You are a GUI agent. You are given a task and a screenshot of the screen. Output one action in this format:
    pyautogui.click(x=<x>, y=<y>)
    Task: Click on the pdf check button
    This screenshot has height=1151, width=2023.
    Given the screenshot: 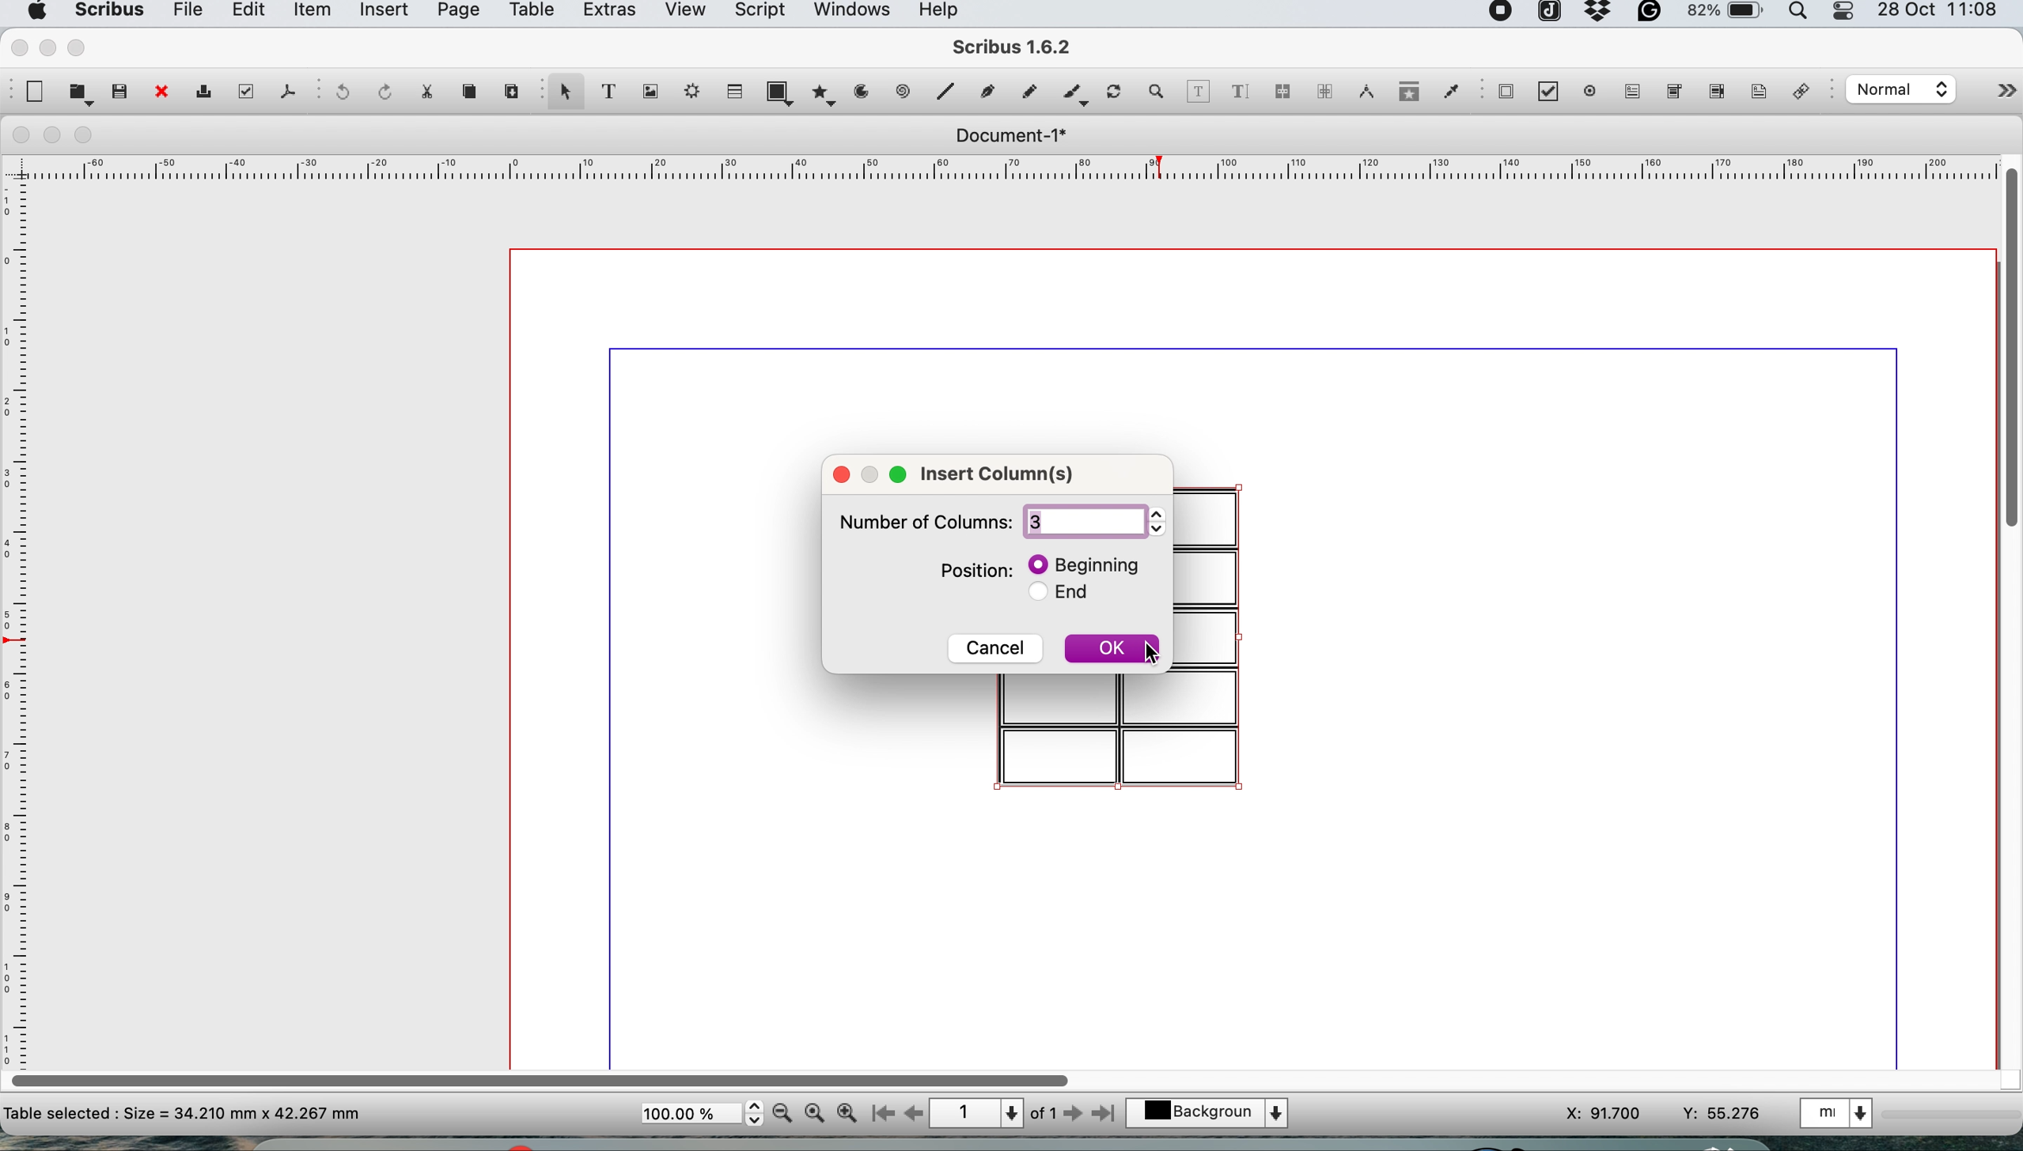 What is the action you would take?
    pyautogui.click(x=1554, y=93)
    